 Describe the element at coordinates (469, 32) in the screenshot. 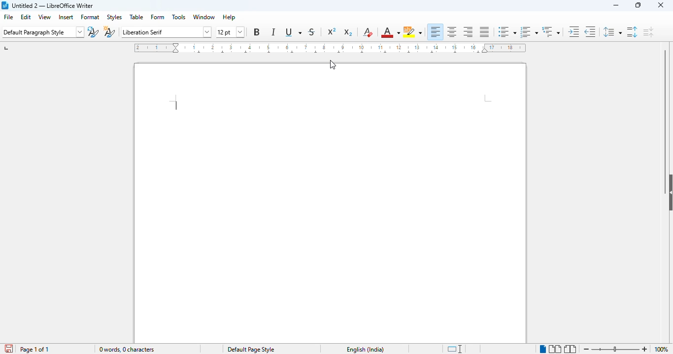

I see `align right` at that location.